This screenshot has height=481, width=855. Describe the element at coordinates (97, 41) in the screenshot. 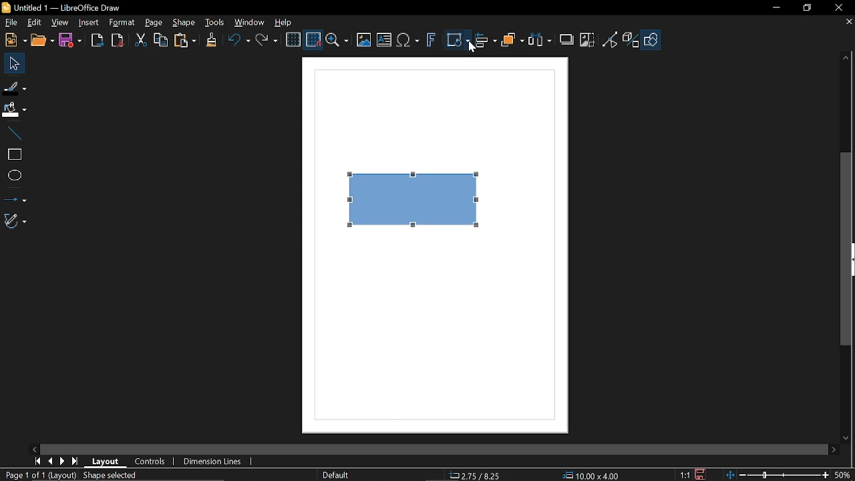

I see `Export ` at that location.